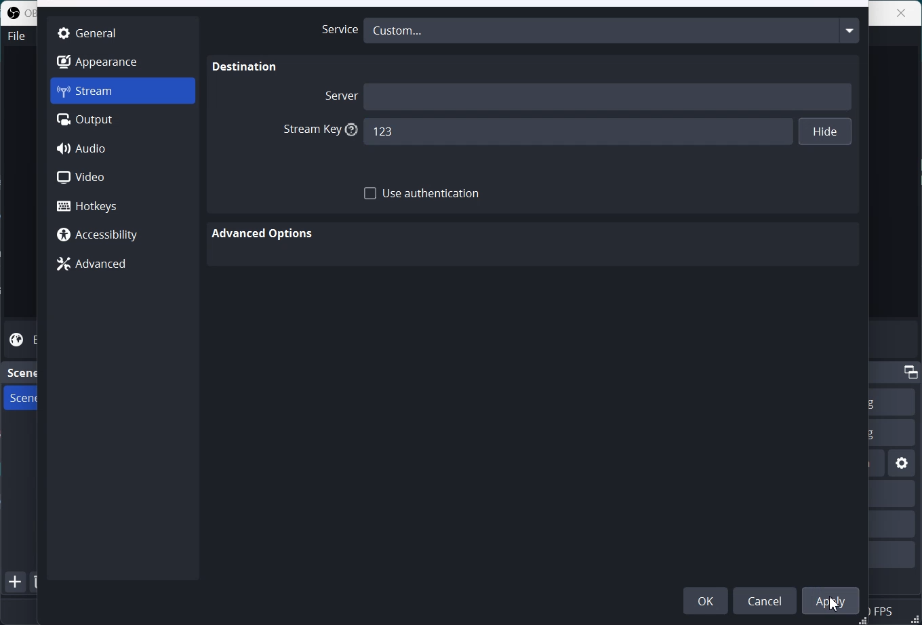 The image size is (922, 625). What do you see at coordinates (122, 32) in the screenshot?
I see `General` at bounding box center [122, 32].